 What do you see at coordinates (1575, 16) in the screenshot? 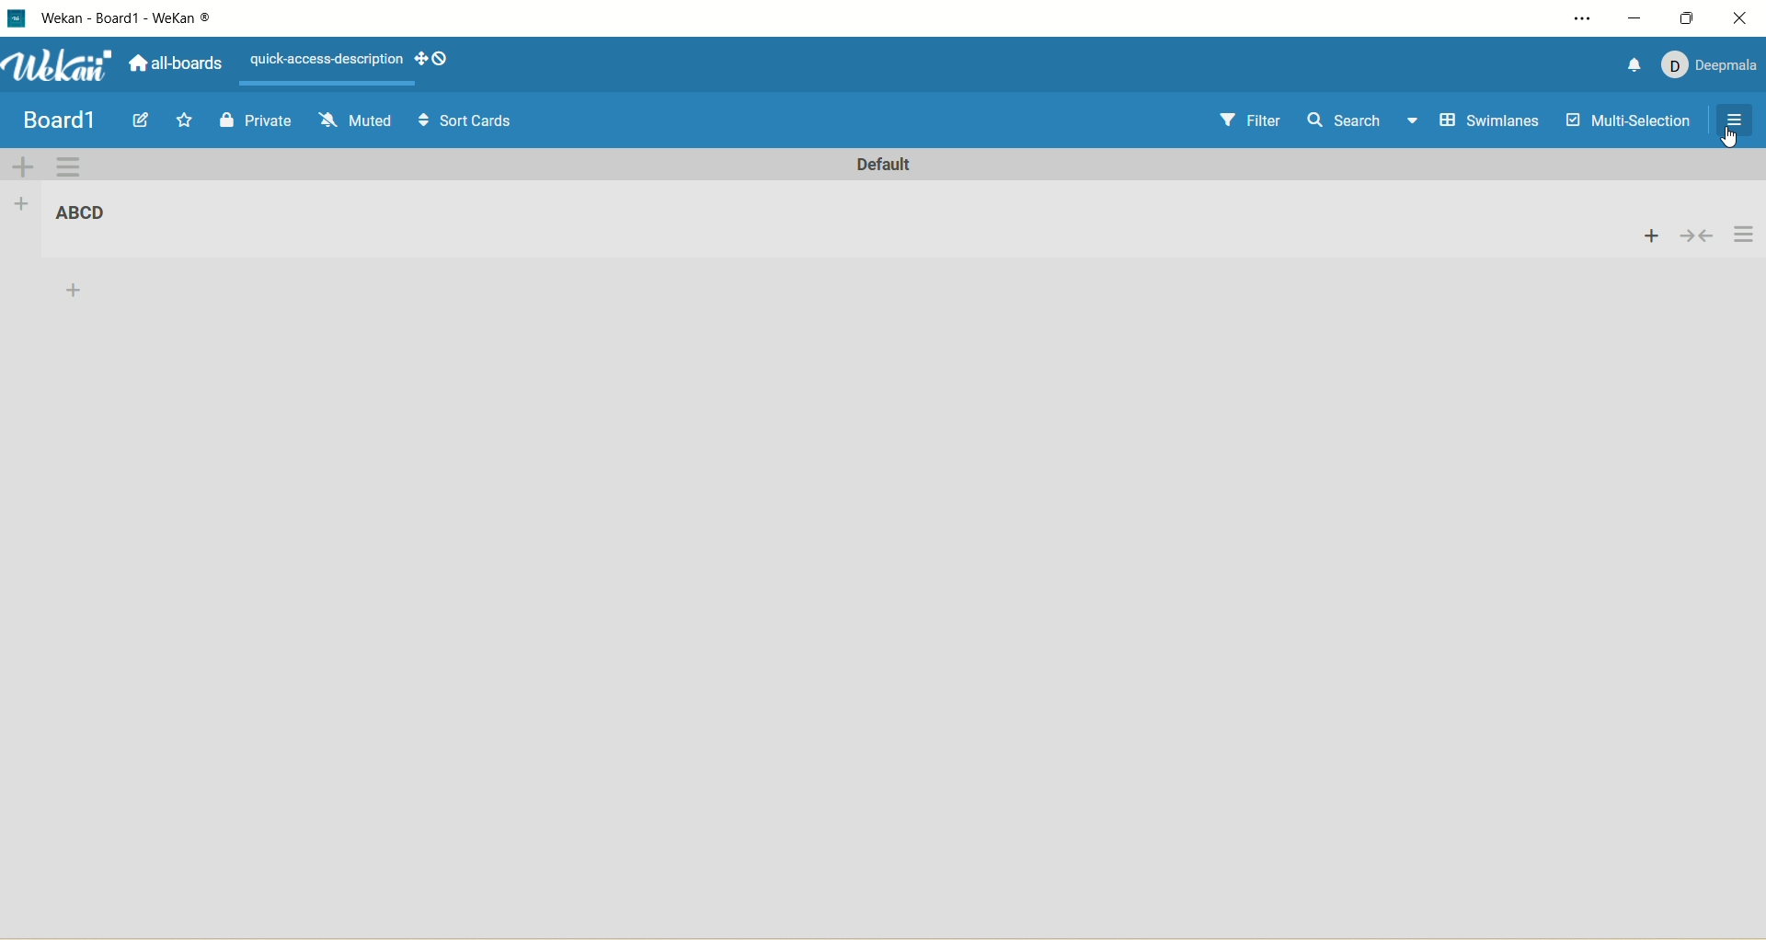
I see `setting and more` at bounding box center [1575, 16].